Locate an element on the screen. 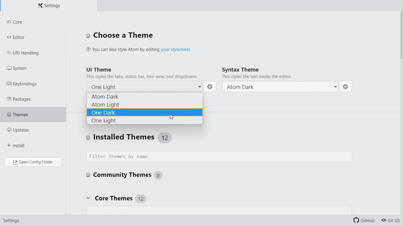 The width and height of the screenshot is (403, 226). Community themes is located at coordinates (128, 176).